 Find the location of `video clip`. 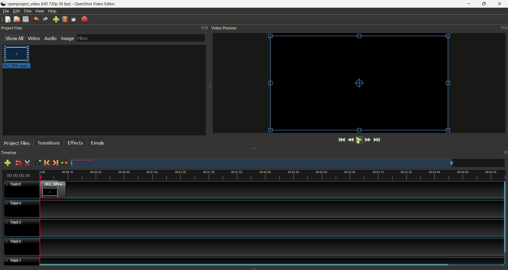

video clip is located at coordinates (53, 190).